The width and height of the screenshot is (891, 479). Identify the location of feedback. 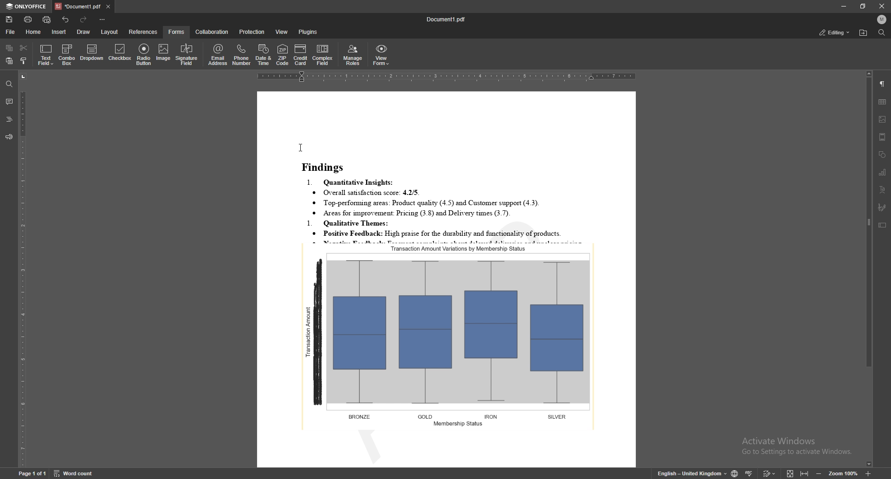
(8, 138).